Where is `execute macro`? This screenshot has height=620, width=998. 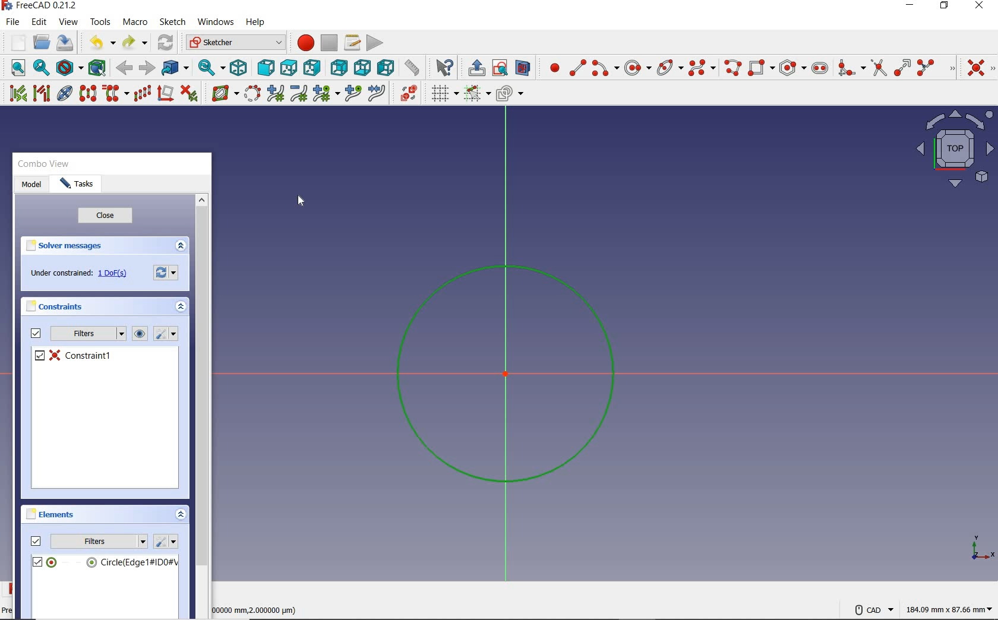
execute macro is located at coordinates (377, 41).